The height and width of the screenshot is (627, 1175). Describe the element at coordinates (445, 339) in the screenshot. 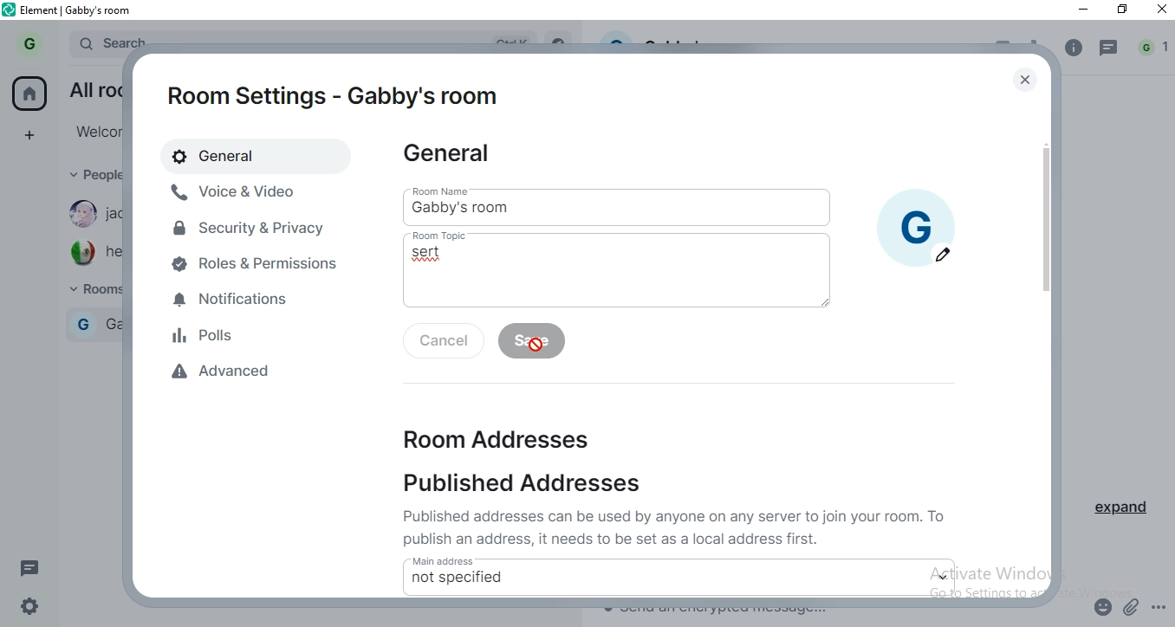

I see `cancel` at that location.